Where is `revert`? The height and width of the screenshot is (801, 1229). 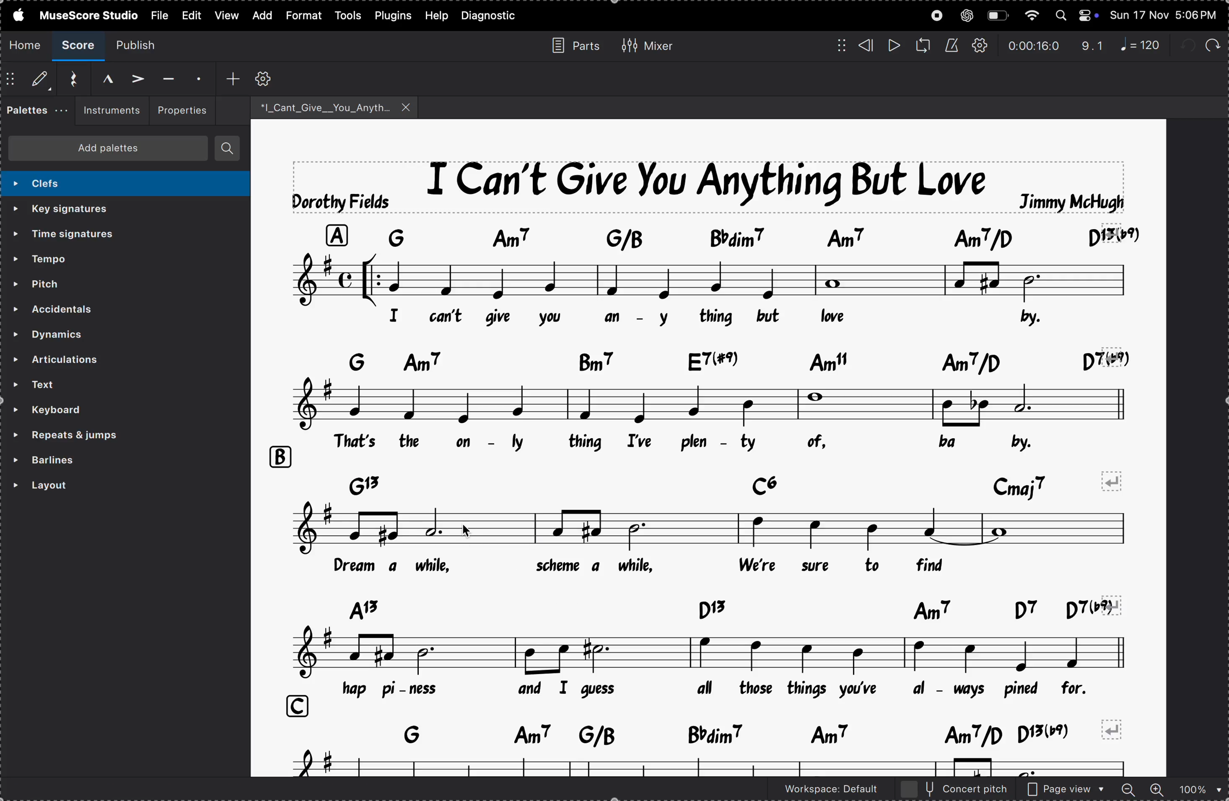 revert is located at coordinates (1115, 729).